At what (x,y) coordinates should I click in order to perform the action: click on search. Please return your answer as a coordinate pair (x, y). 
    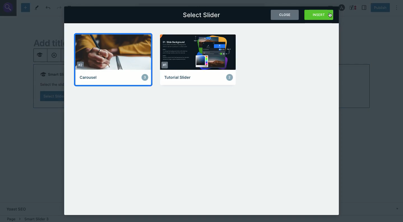
    Looking at the image, I should click on (9, 8).